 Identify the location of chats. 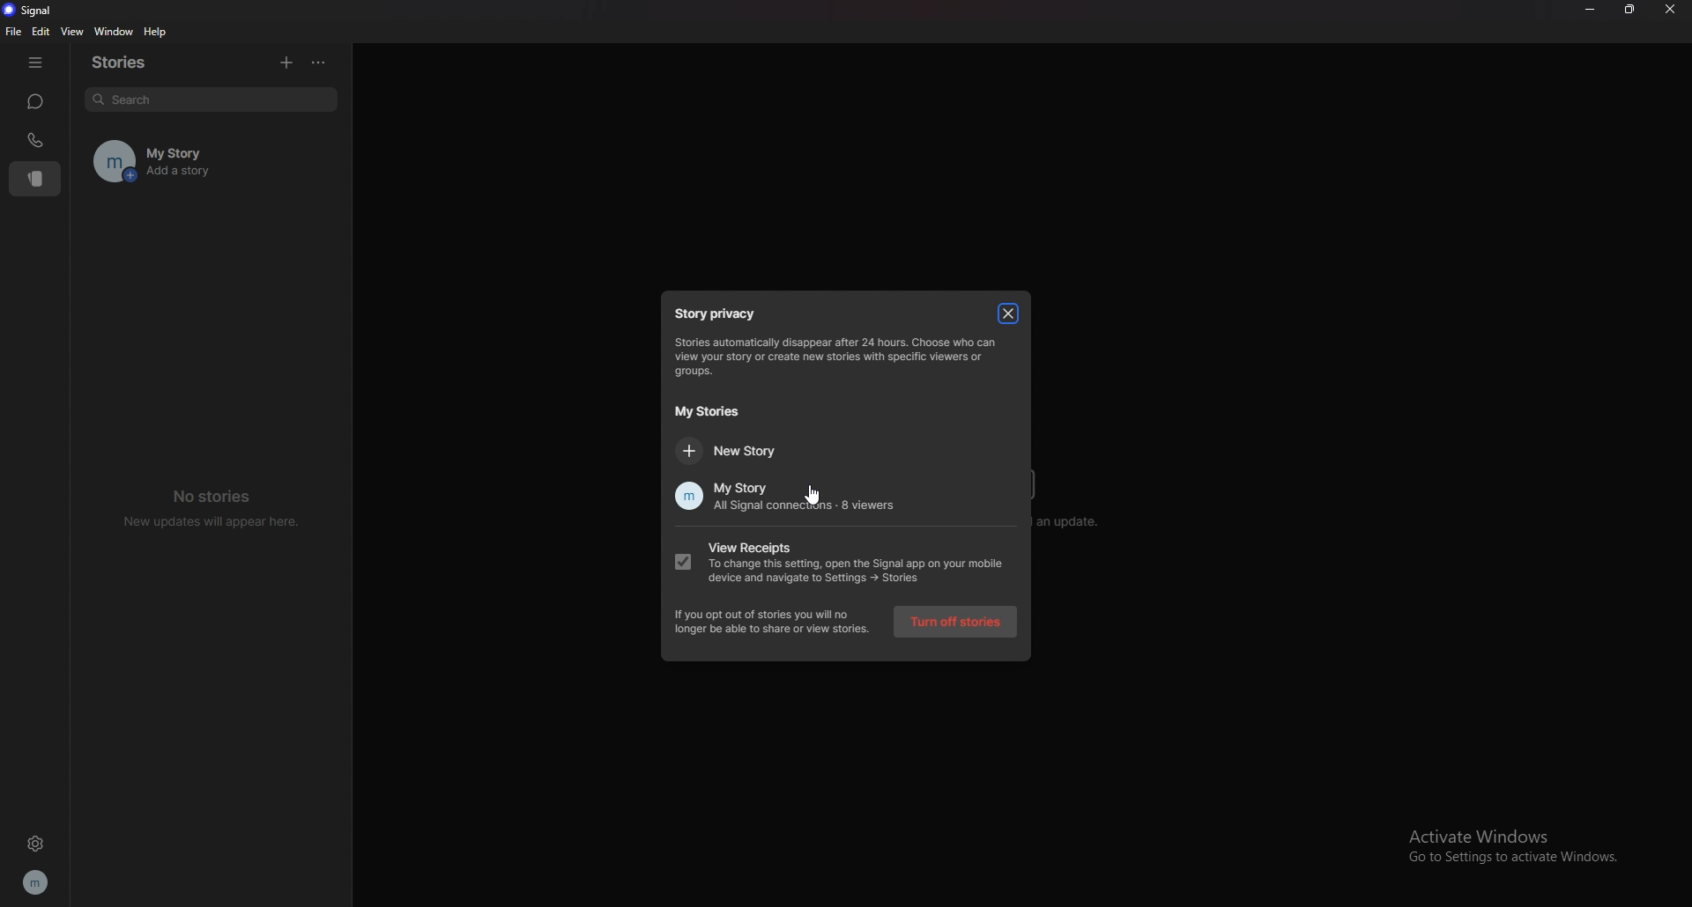
(36, 102).